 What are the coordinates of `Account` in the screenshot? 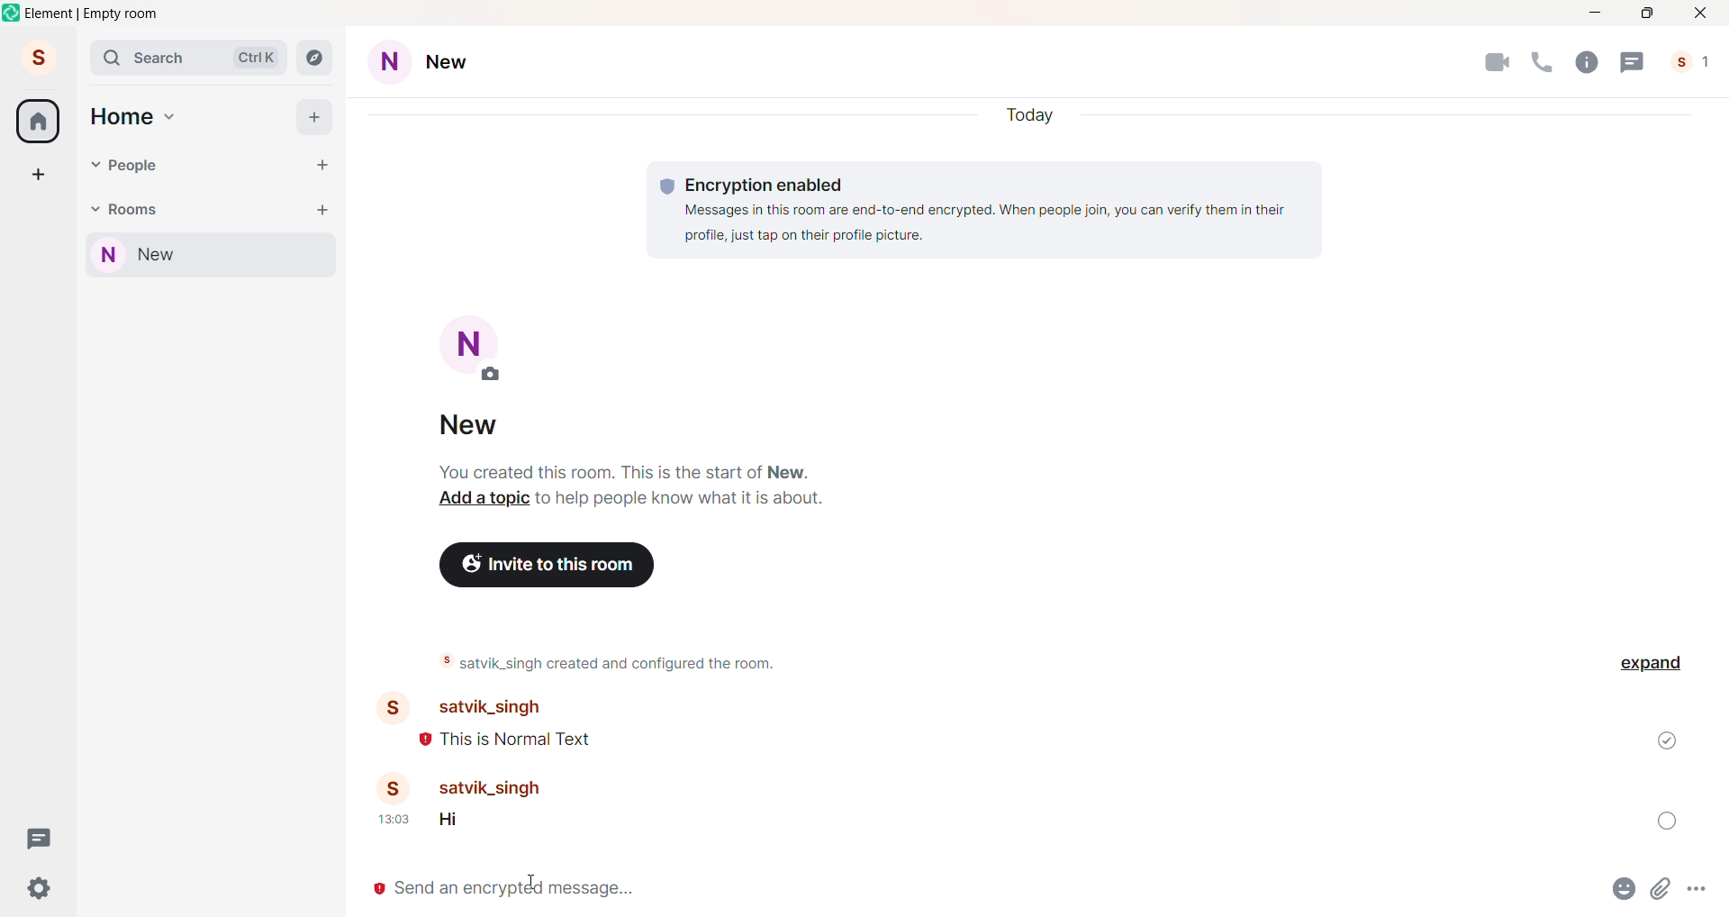 It's located at (37, 56).